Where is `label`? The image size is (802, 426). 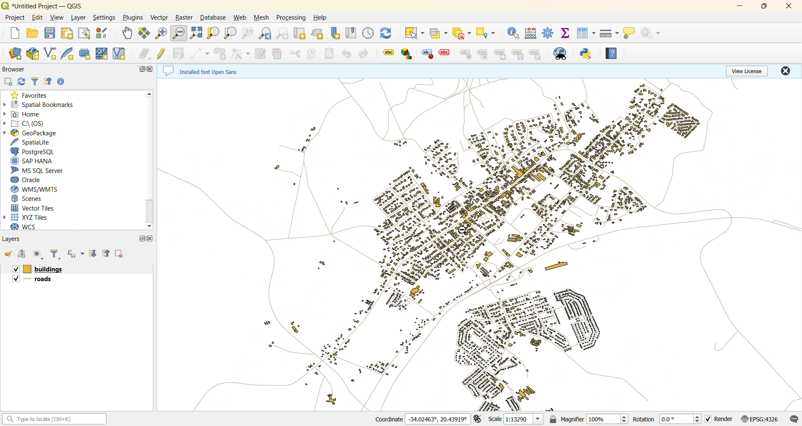
label is located at coordinates (465, 55).